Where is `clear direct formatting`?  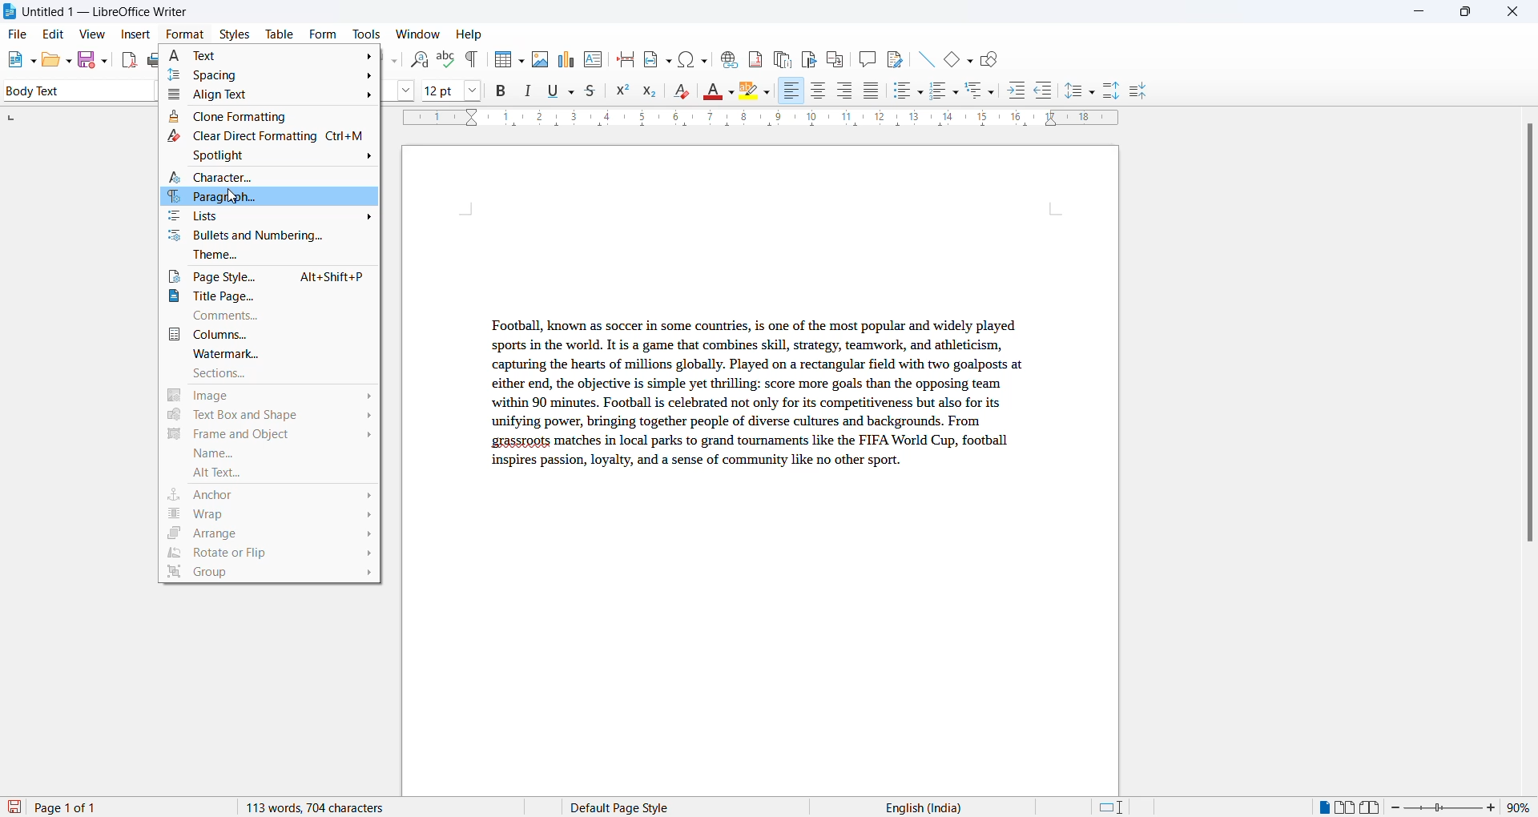
clear direct formatting is located at coordinates (686, 93).